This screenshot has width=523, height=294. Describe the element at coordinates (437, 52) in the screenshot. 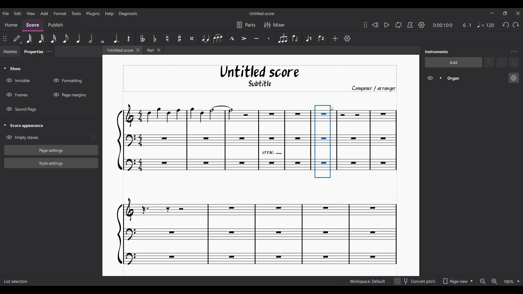

I see `Panel title` at that location.